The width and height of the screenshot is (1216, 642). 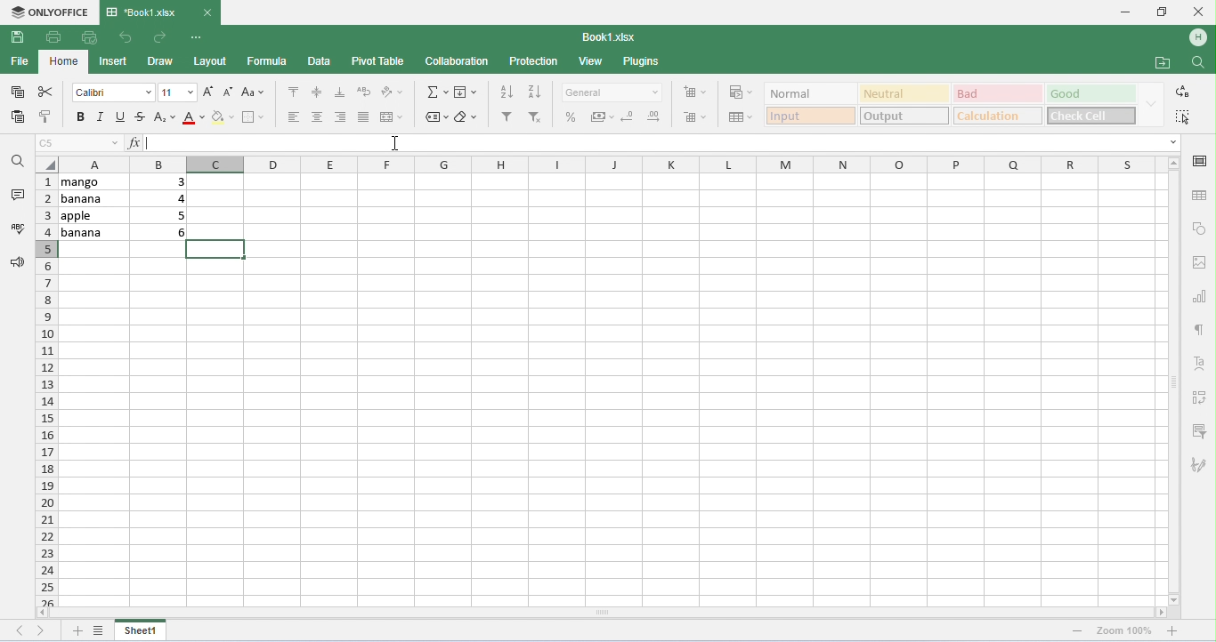 I want to click on chart settings, so click(x=1202, y=297).